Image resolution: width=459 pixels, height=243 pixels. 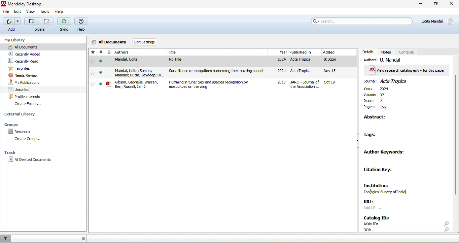 What do you see at coordinates (25, 82) in the screenshot?
I see `my publications` at bounding box center [25, 82].